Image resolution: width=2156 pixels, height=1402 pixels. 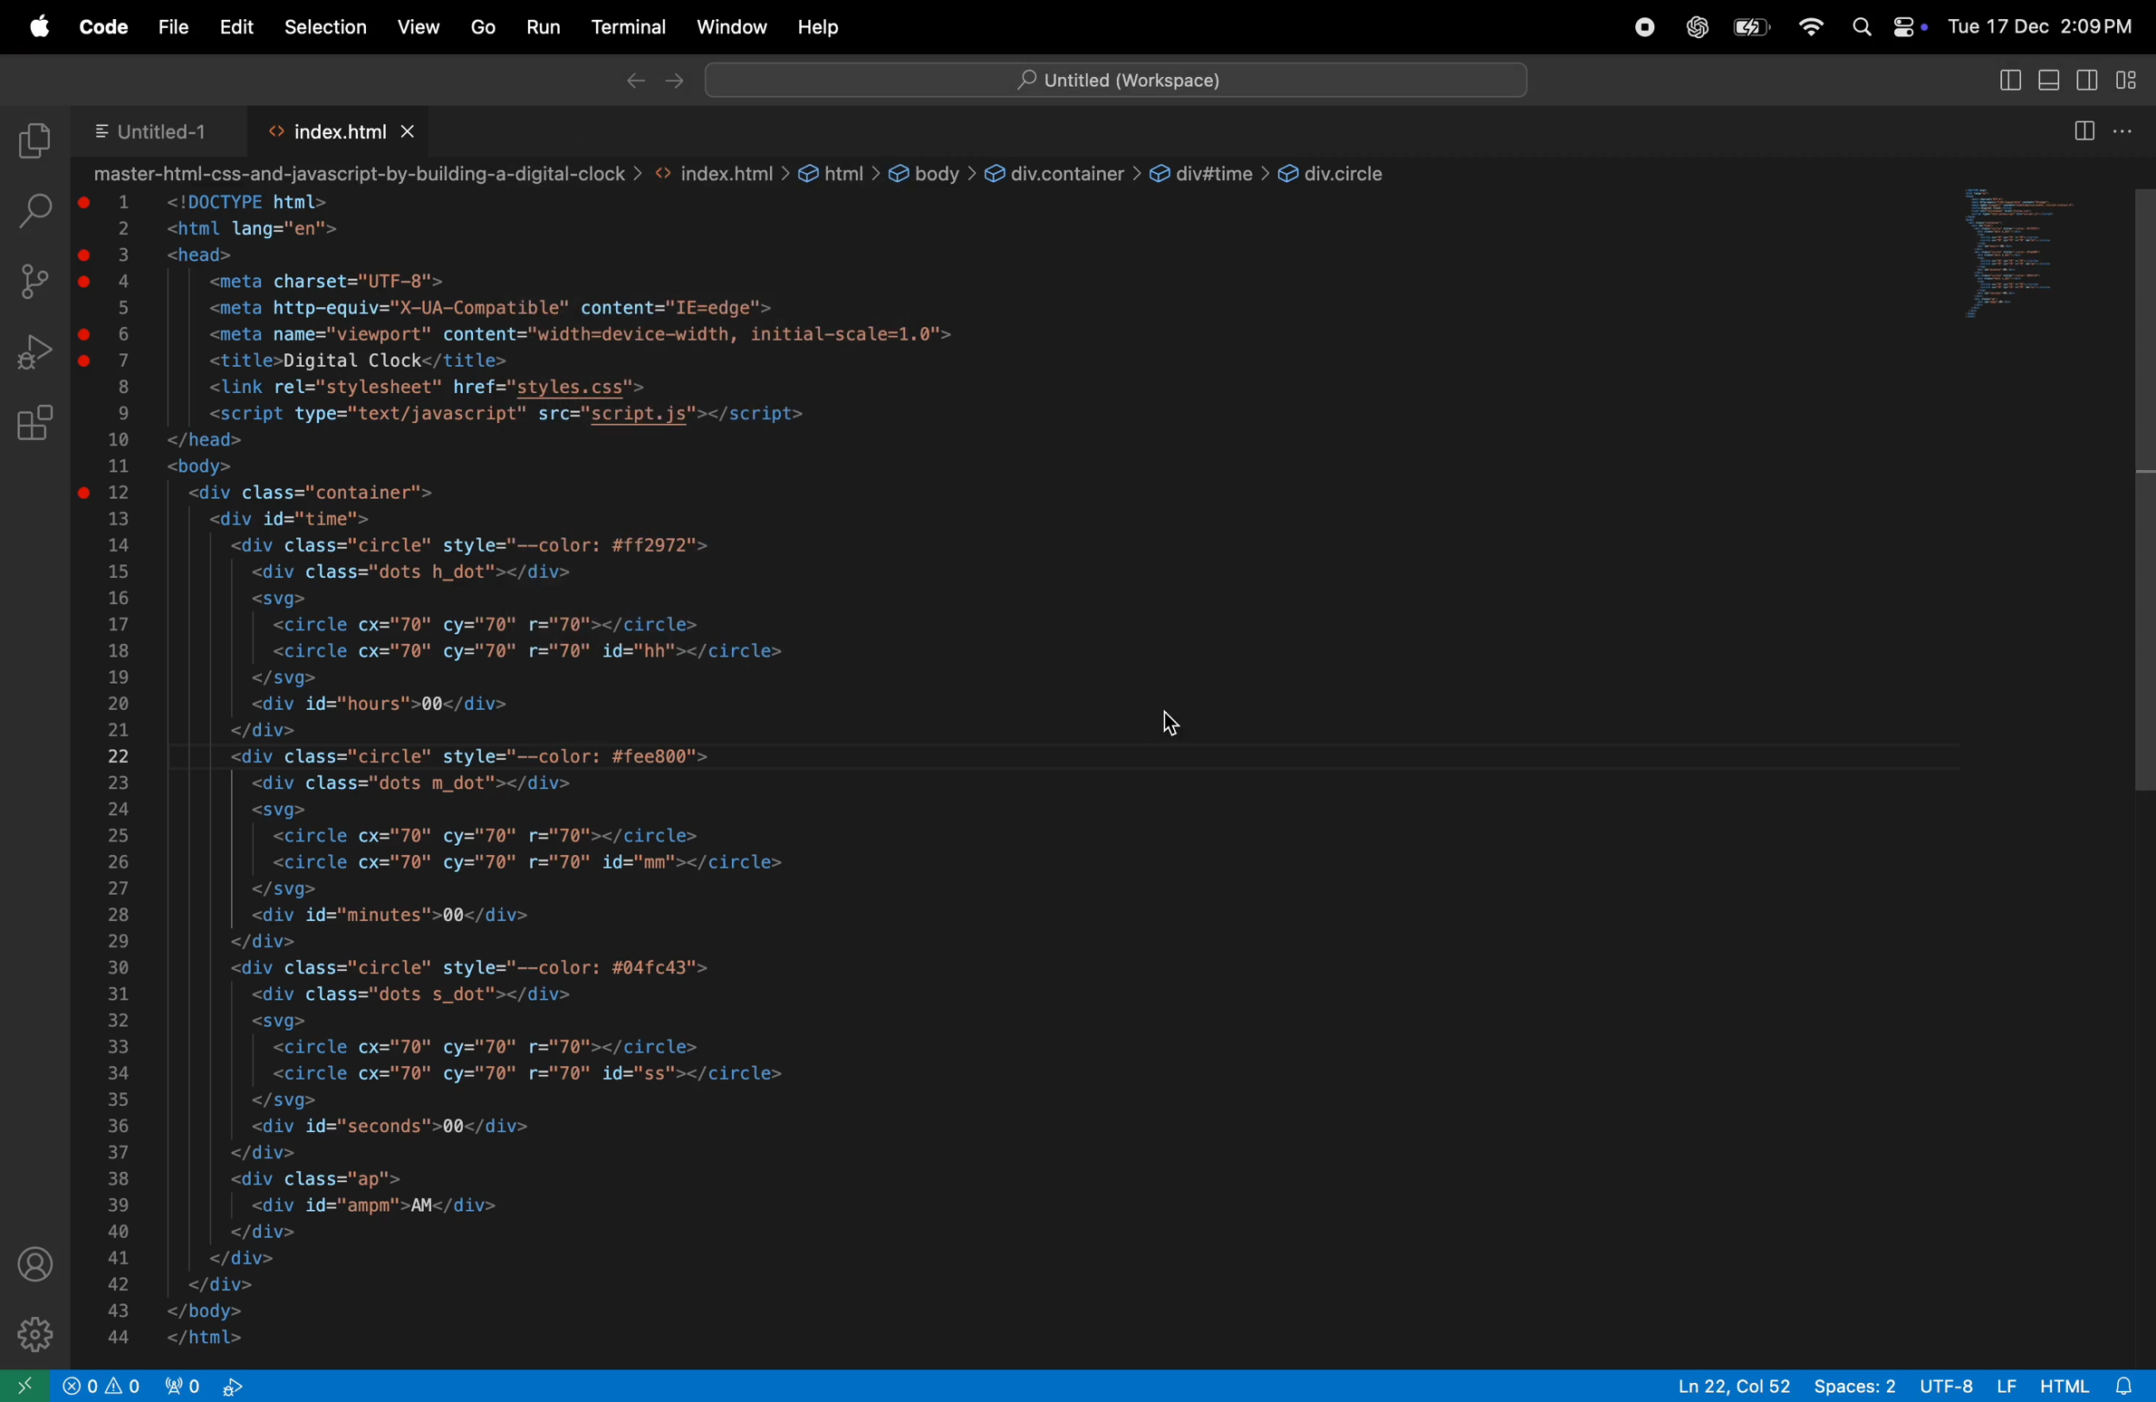 What do you see at coordinates (1968, 1383) in the screenshot?
I see `UTF-8 LF` at bounding box center [1968, 1383].